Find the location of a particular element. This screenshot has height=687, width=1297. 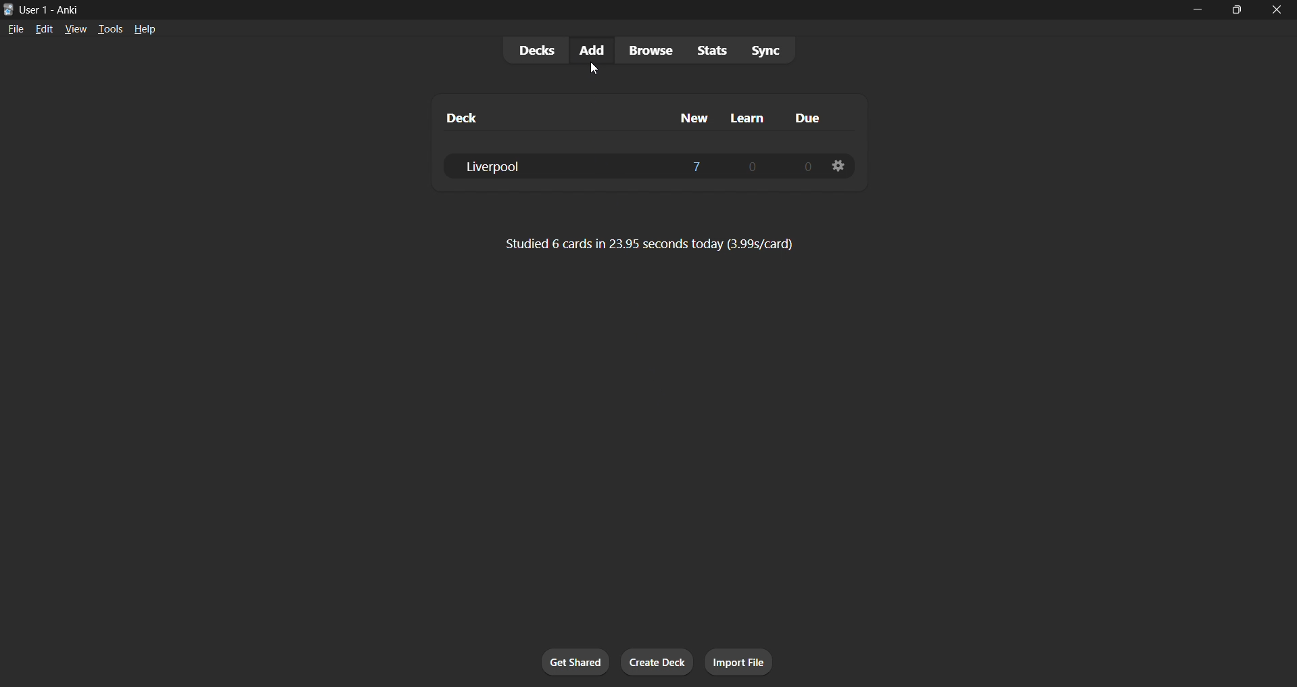

close is located at coordinates (1277, 10).